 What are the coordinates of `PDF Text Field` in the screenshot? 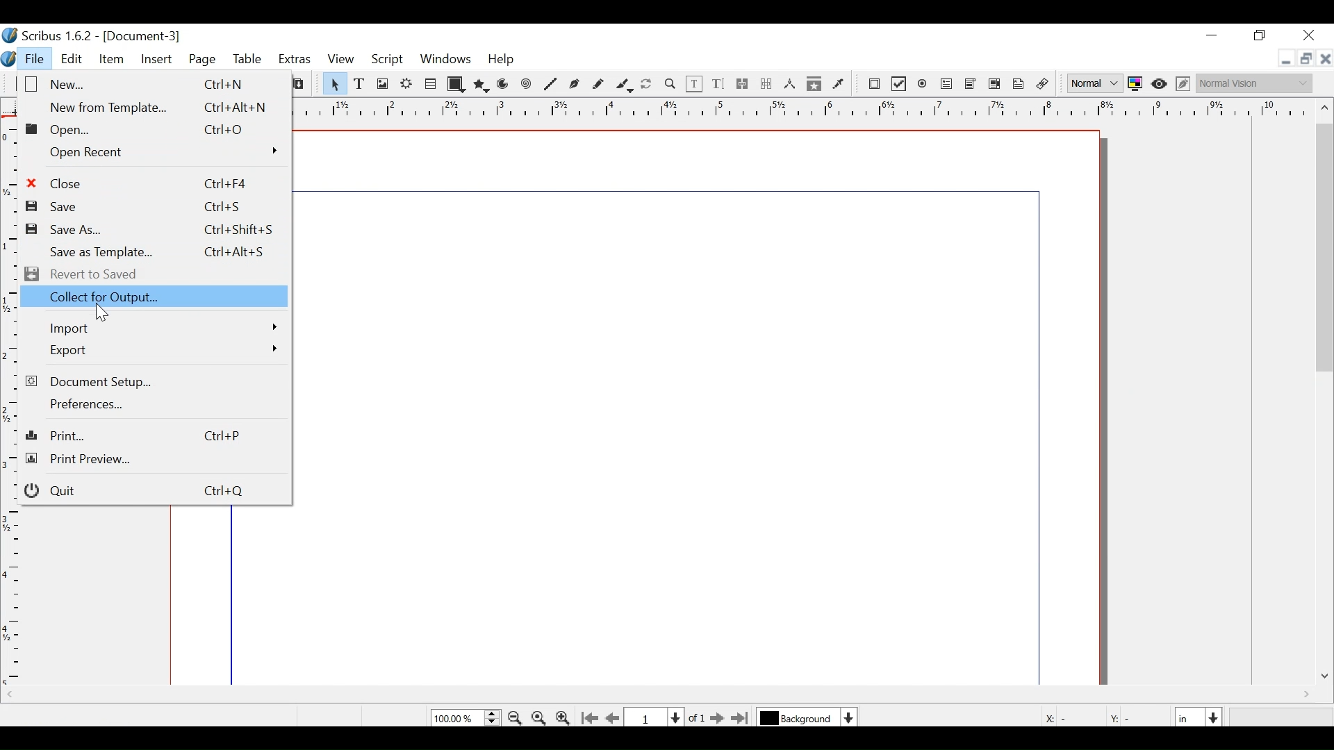 It's located at (947, 85).